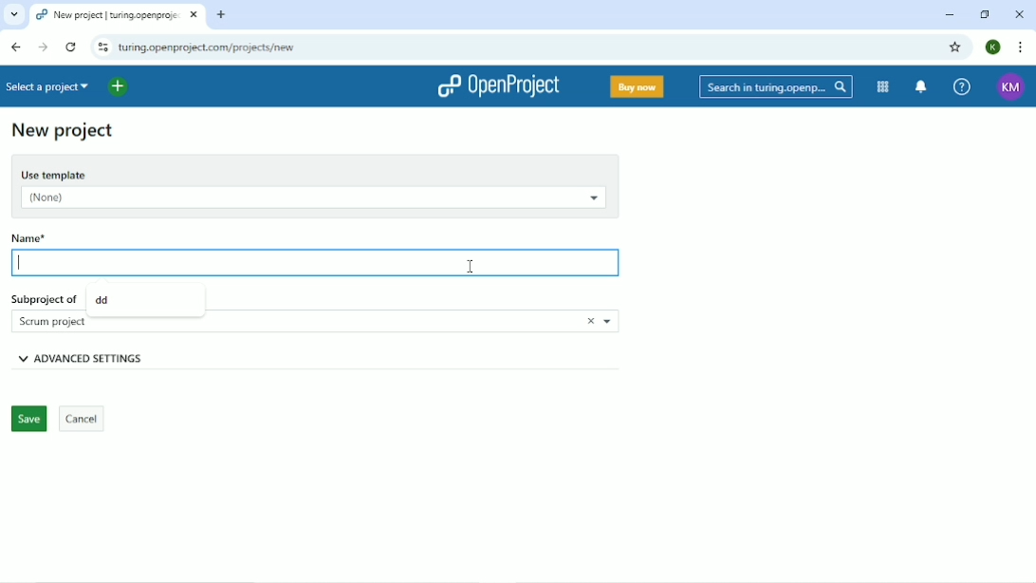  What do you see at coordinates (101, 47) in the screenshot?
I see `View site information` at bounding box center [101, 47].